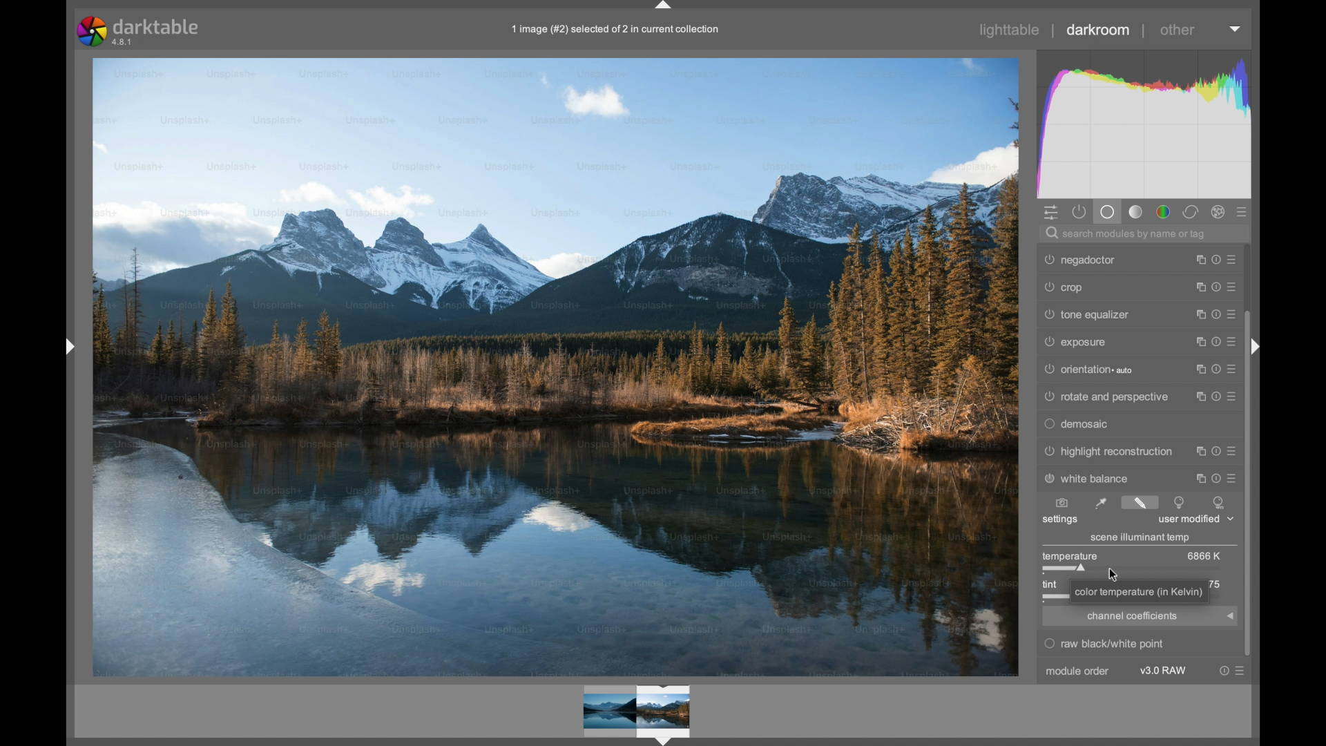 This screenshot has height=746, width=1326. What do you see at coordinates (1217, 338) in the screenshot?
I see `reset parameters` at bounding box center [1217, 338].